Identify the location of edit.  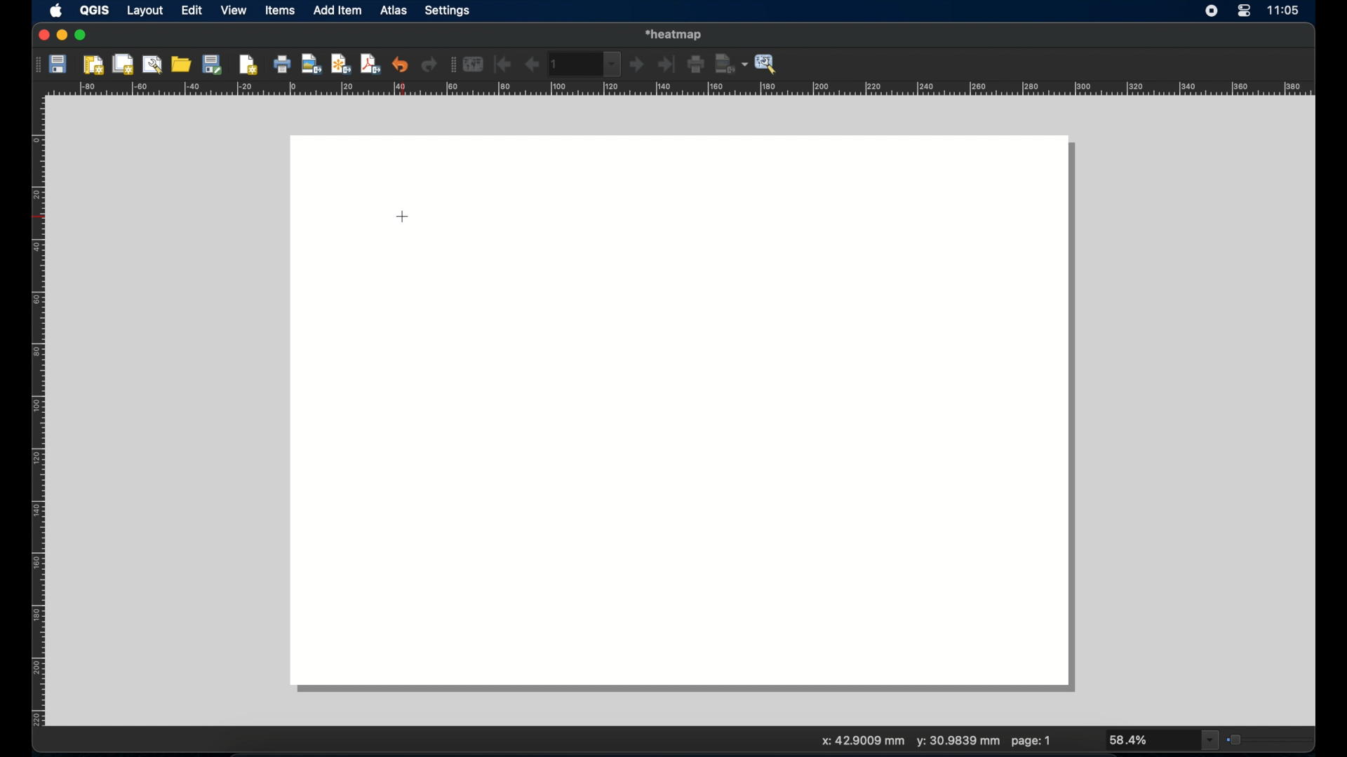
(192, 11).